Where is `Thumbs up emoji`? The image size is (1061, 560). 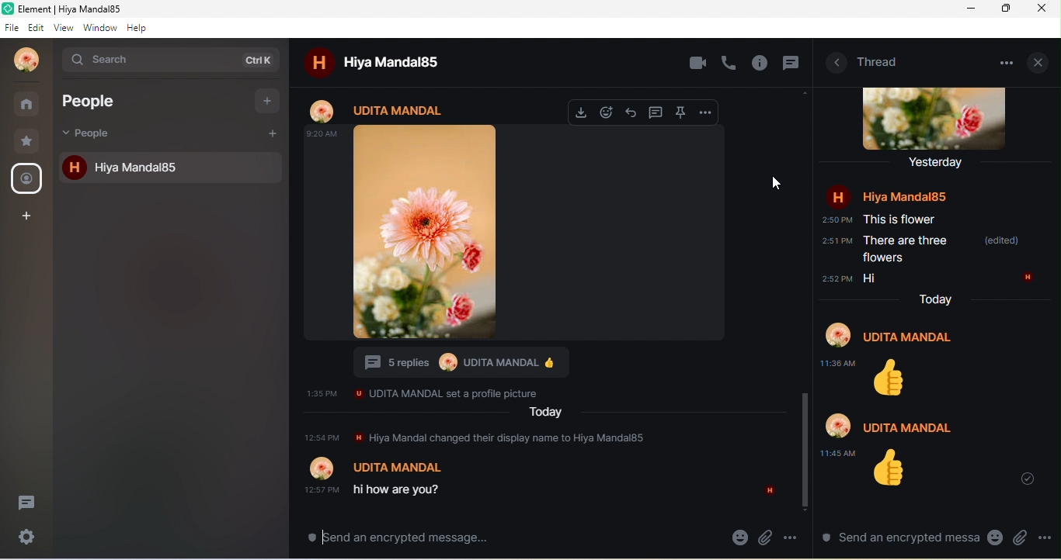
Thumbs up emoji is located at coordinates (551, 363).